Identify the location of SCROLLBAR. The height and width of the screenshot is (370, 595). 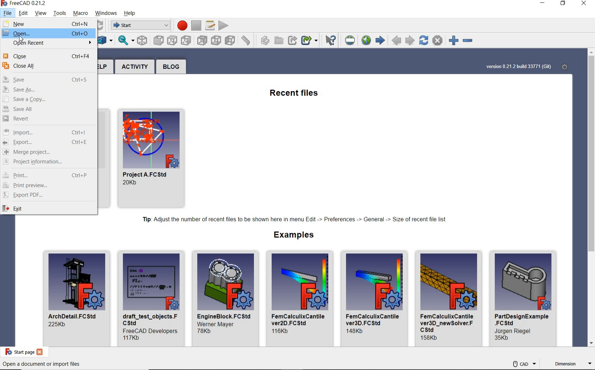
(591, 198).